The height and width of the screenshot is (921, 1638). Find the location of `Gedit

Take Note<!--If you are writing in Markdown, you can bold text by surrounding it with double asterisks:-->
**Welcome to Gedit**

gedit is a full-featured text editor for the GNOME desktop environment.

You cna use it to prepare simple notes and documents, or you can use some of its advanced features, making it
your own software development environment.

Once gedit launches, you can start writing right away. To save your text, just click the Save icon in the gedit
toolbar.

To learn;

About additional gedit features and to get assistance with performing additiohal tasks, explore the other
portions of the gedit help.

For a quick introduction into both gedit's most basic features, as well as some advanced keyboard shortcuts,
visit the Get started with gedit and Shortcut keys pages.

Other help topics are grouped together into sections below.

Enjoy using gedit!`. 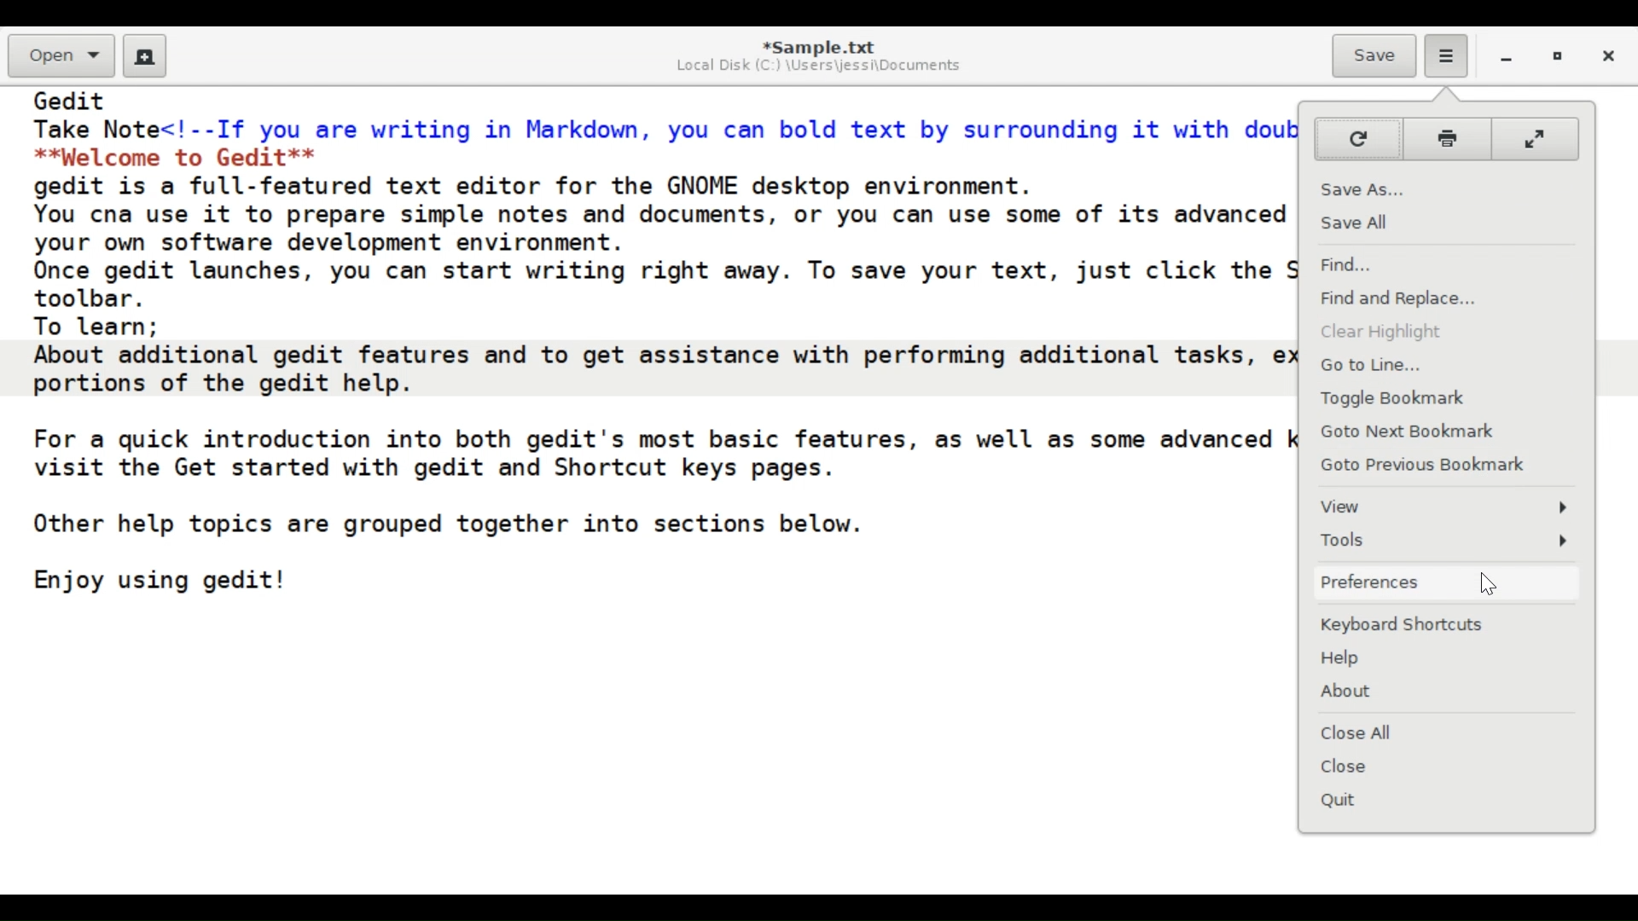

Gedit

Take Note<!--If you are writing in Markdown, you can bold text by surrounding it with double asterisks:-->
**Welcome to Gedit**

gedit is a full-featured text editor for the GNOME desktop environment.

You cna use it to prepare simple notes and documents, or you can use some of its advanced features, making it
your own software development environment.

Once gedit launches, you can start writing right away. To save your text, just click the Save icon in the gedit
toolbar.

To learn;

About additional gedit features and to get assistance with performing additiohal tasks, explore the other
portions of the gedit help.

For a quick introduction into both gedit's most basic features, as well as some advanced keyboard shortcuts,
visit the Get started with gedit and Shortcut keys pages.

Other help topics are grouped together into sections below.

Enjoy using gedit! is located at coordinates (659, 350).